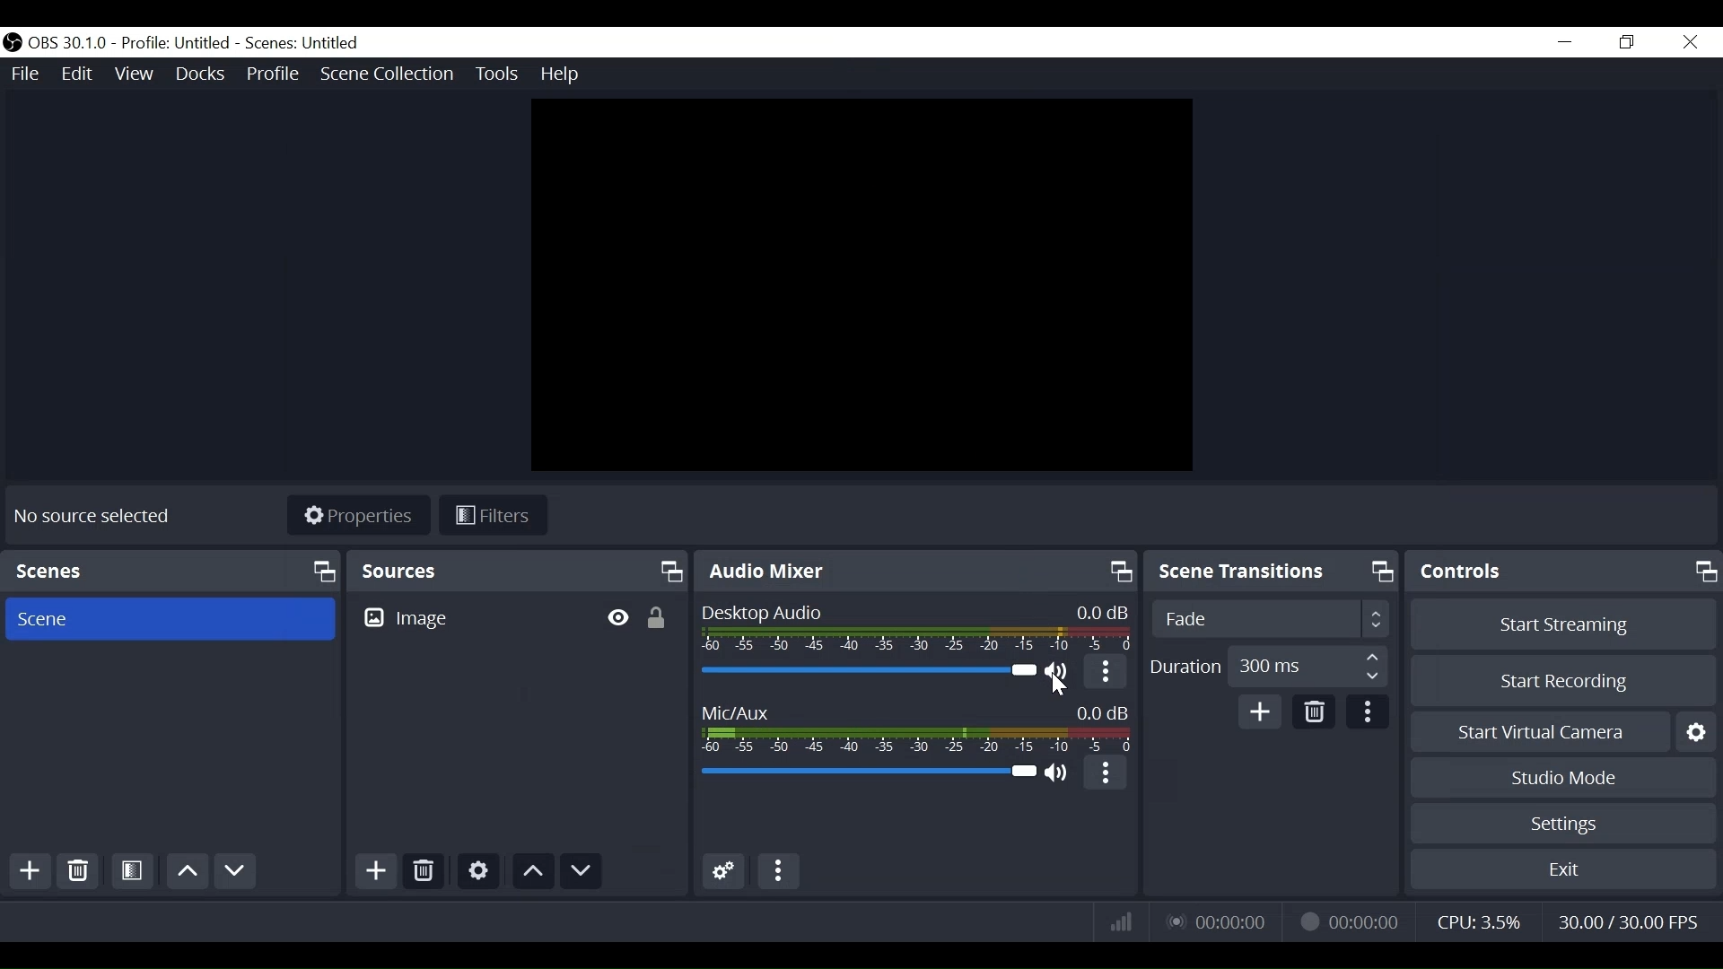 This screenshot has height=969, width=1723. I want to click on Move Up, so click(534, 869).